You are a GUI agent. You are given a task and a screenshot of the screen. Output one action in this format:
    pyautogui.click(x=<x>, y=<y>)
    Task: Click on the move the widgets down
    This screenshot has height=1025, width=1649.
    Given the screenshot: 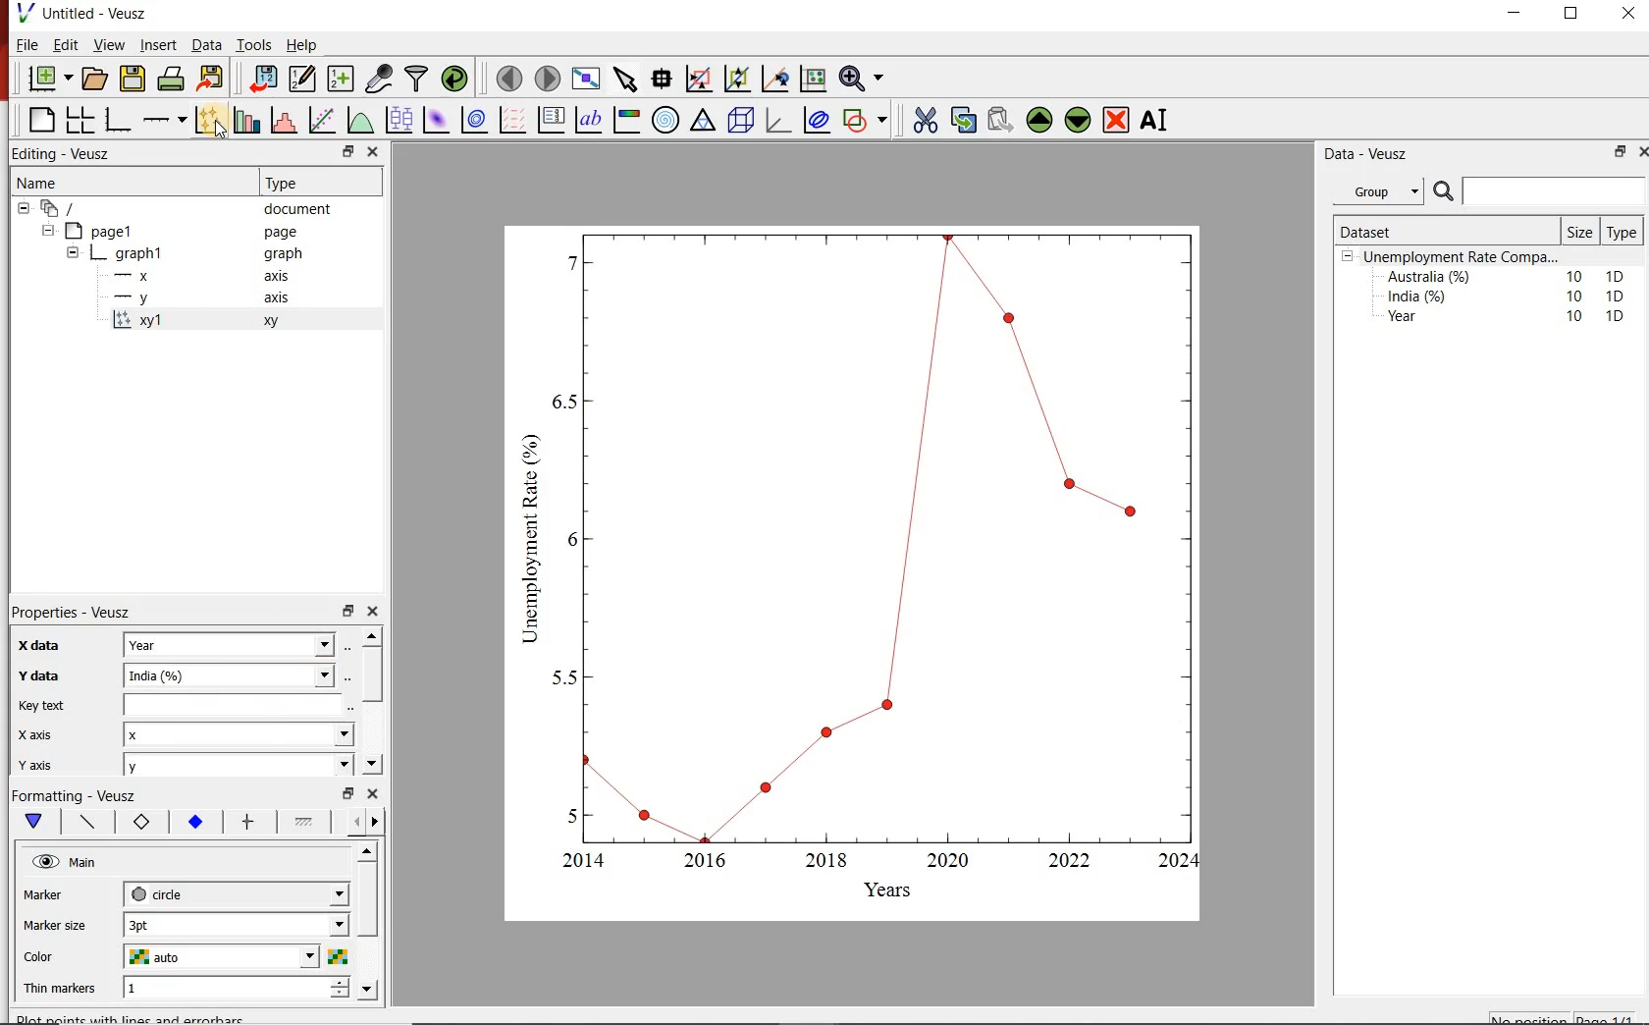 What is the action you would take?
    pyautogui.click(x=1076, y=120)
    